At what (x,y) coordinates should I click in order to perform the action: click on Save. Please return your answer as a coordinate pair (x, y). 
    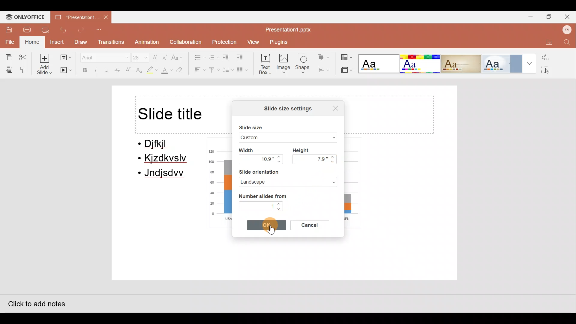
    Looking at the image, I should click on (8, 29).